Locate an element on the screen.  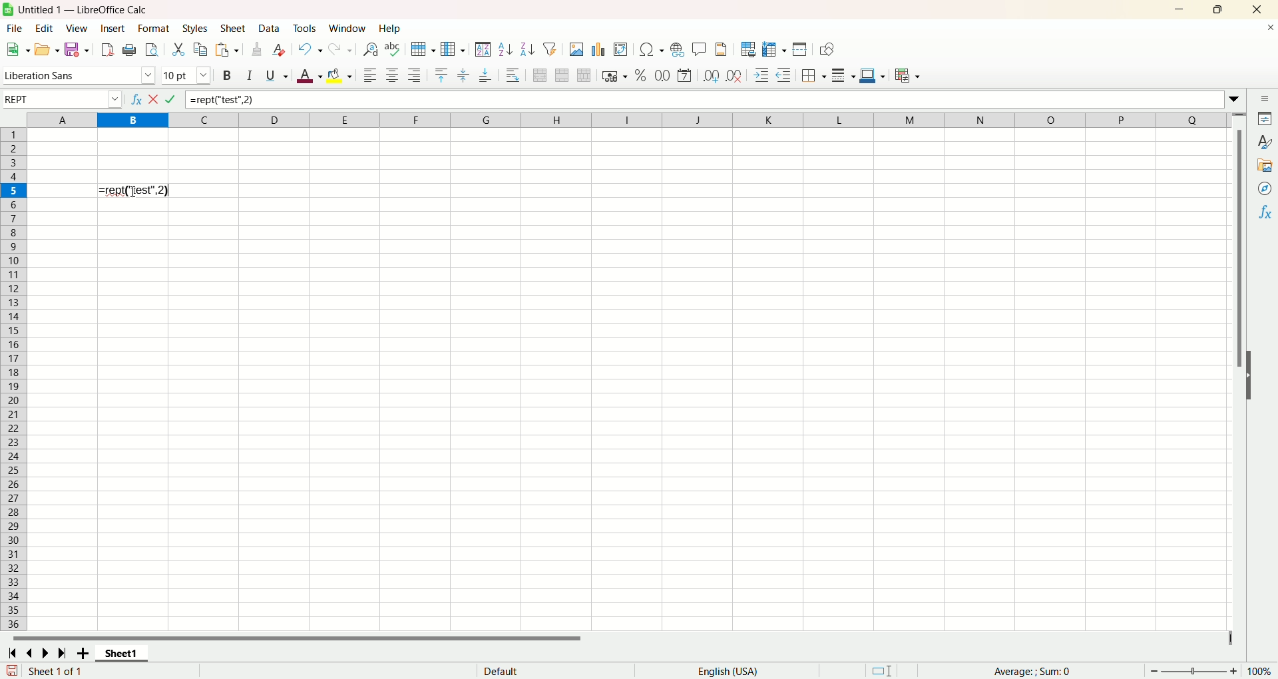
insert special character is located at coordinates (652, 49).